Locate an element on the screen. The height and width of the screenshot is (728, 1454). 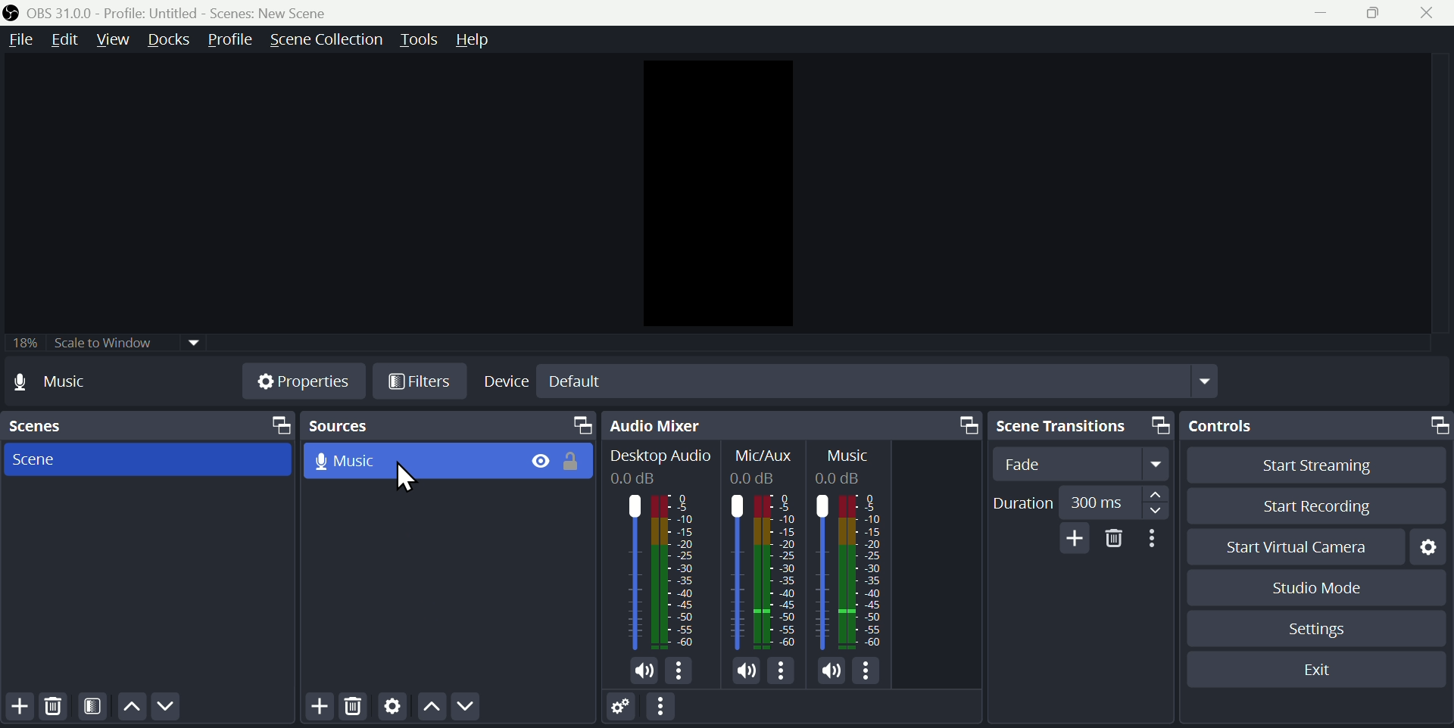
Unlock is located at coordinates (575, 463).